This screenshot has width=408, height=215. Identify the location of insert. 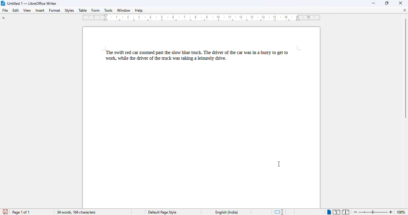
(40, 10).